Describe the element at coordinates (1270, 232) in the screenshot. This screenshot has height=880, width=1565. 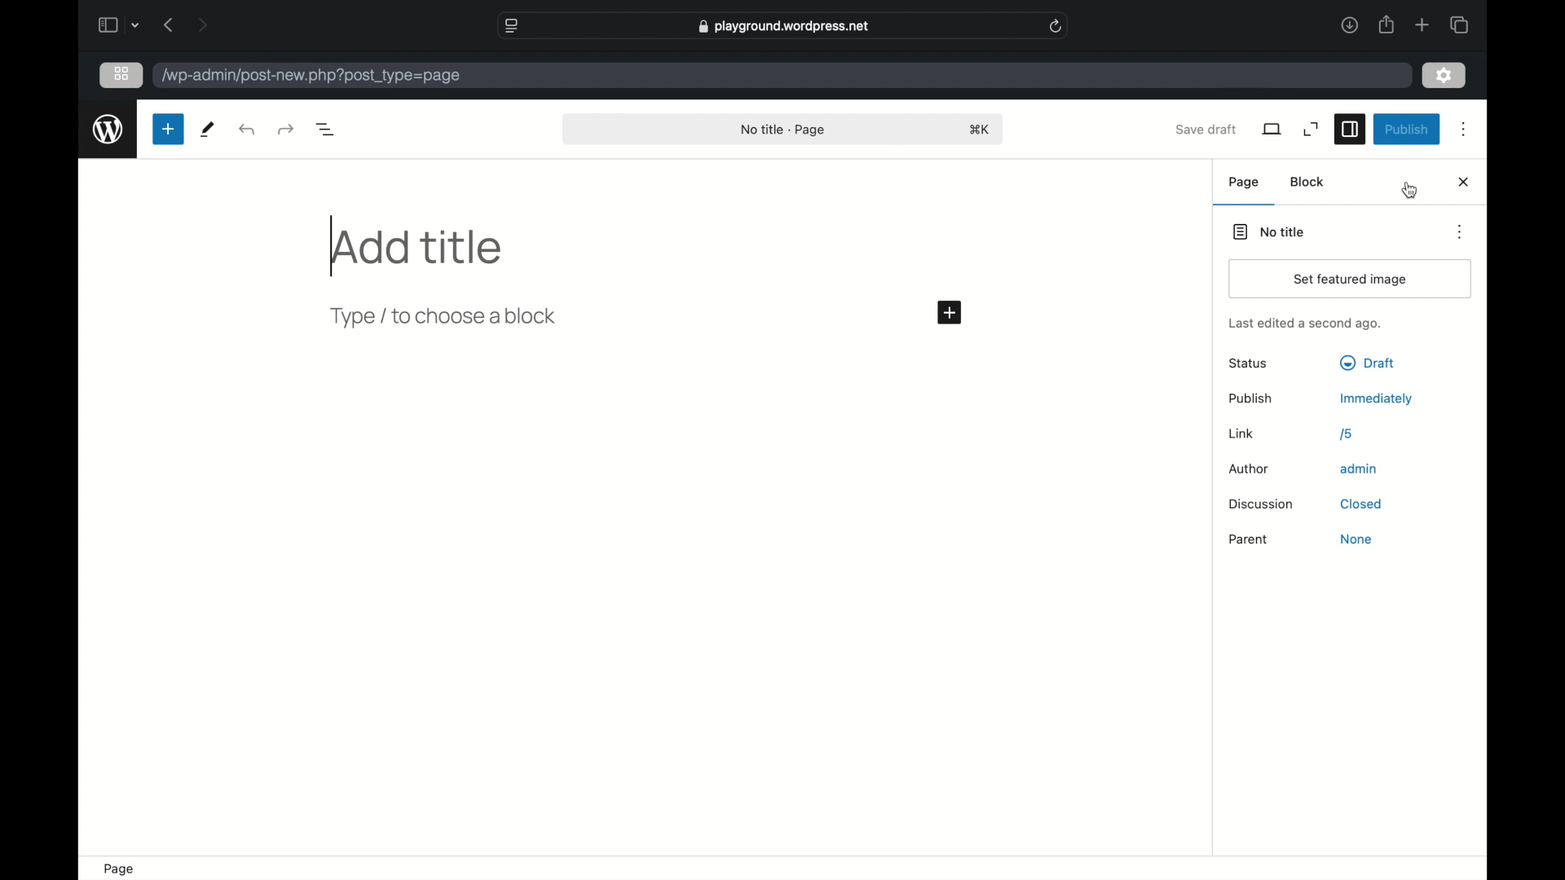
I see `no title` at that location.